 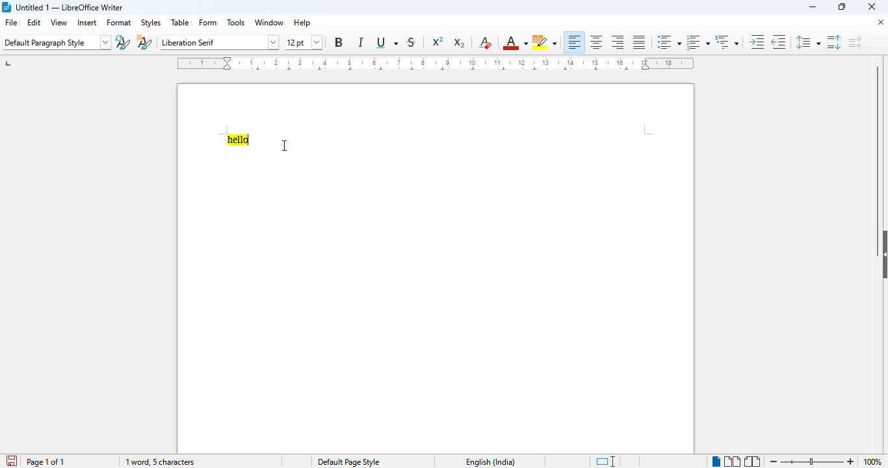 What do you see at coordinates (119, 22) in the screenshot?
I see `format` at bounding box center [119, 22].